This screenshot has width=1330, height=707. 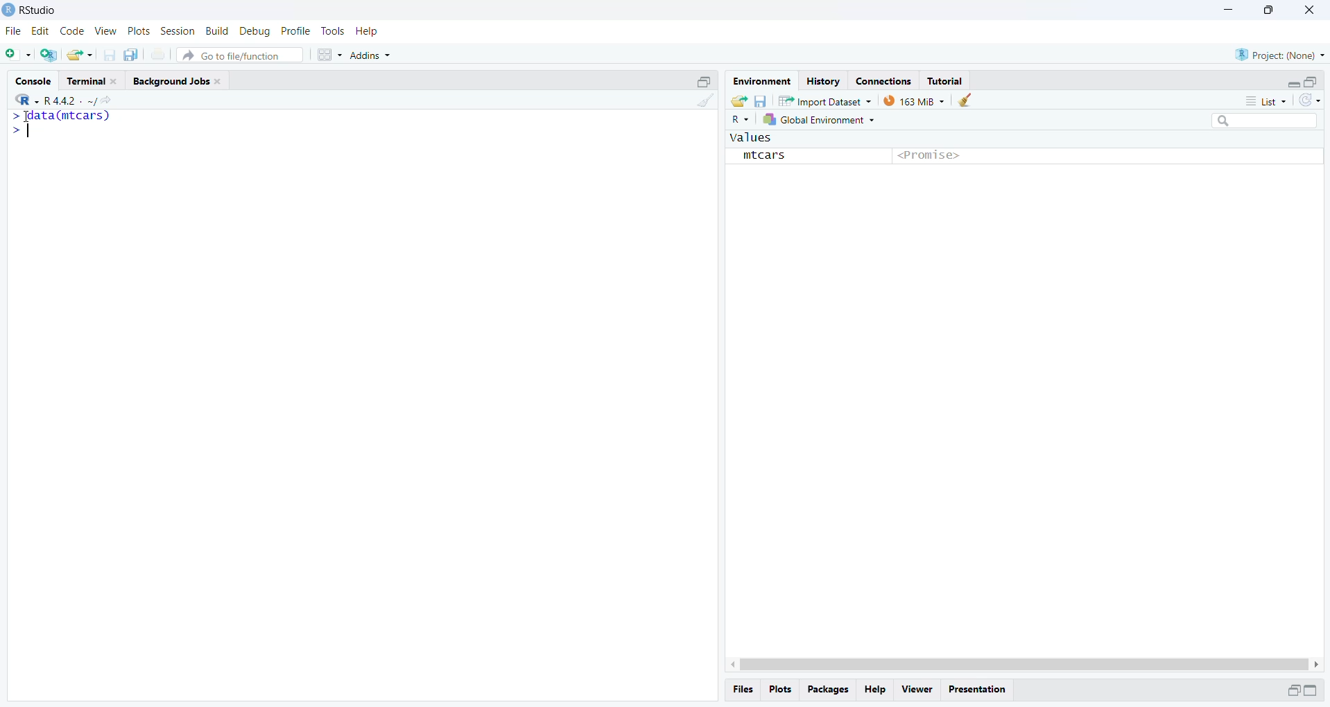 What do you see at coordinates (977, 690) in the screenshot?
I see `Presentation` at bounding box center [977, 690].